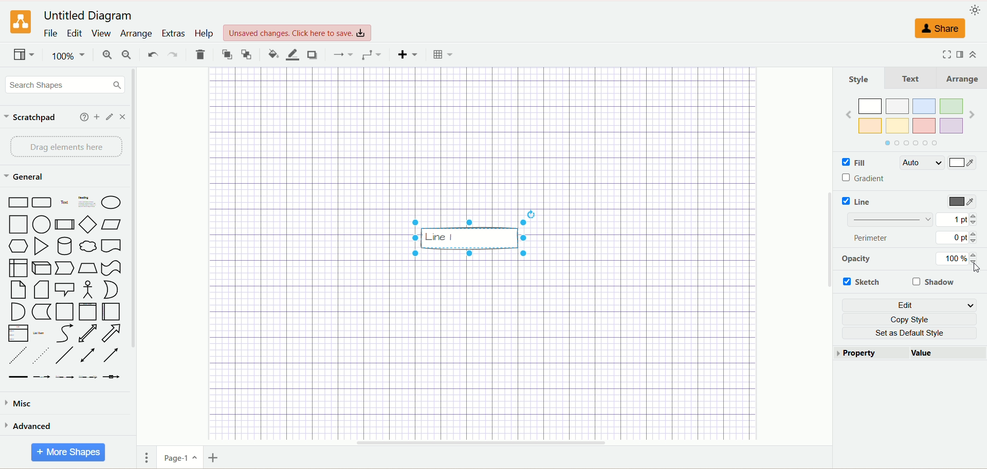  I want to click on copy style, so click(909, 319).